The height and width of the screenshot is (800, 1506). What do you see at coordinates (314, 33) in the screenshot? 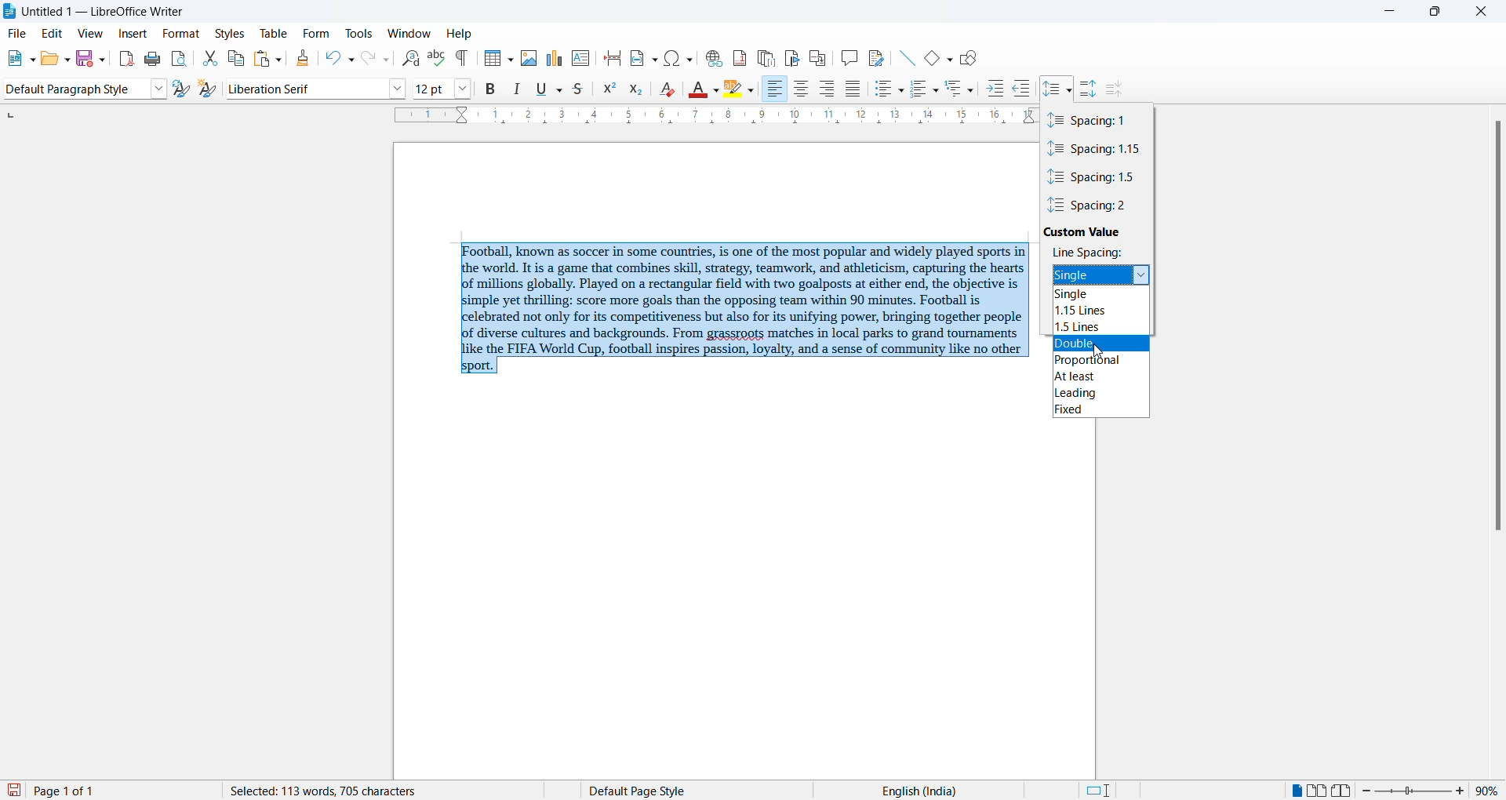
I see `form` at bounding box center [314, 33].